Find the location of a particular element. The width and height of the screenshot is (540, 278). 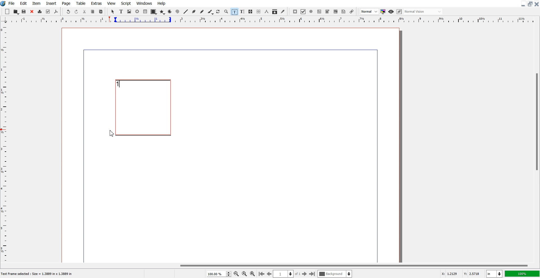

Toggle color management system is located at coordinates (383, 12).